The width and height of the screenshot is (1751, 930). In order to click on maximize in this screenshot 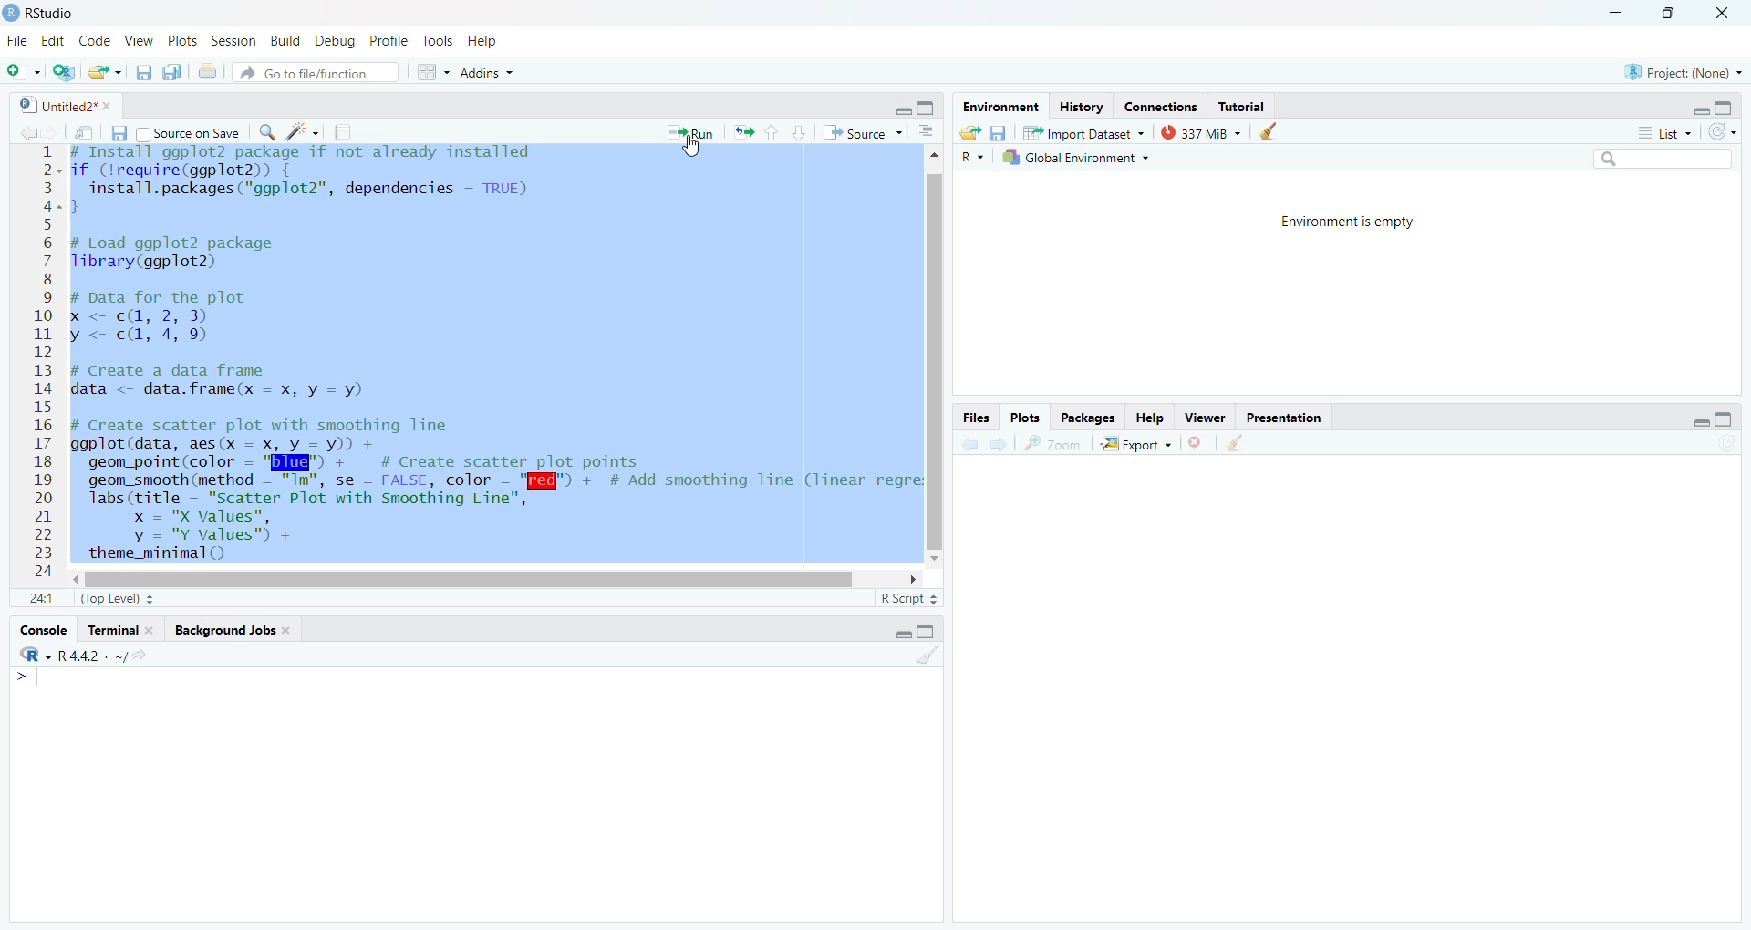, I will do `click(1670, 13)`.